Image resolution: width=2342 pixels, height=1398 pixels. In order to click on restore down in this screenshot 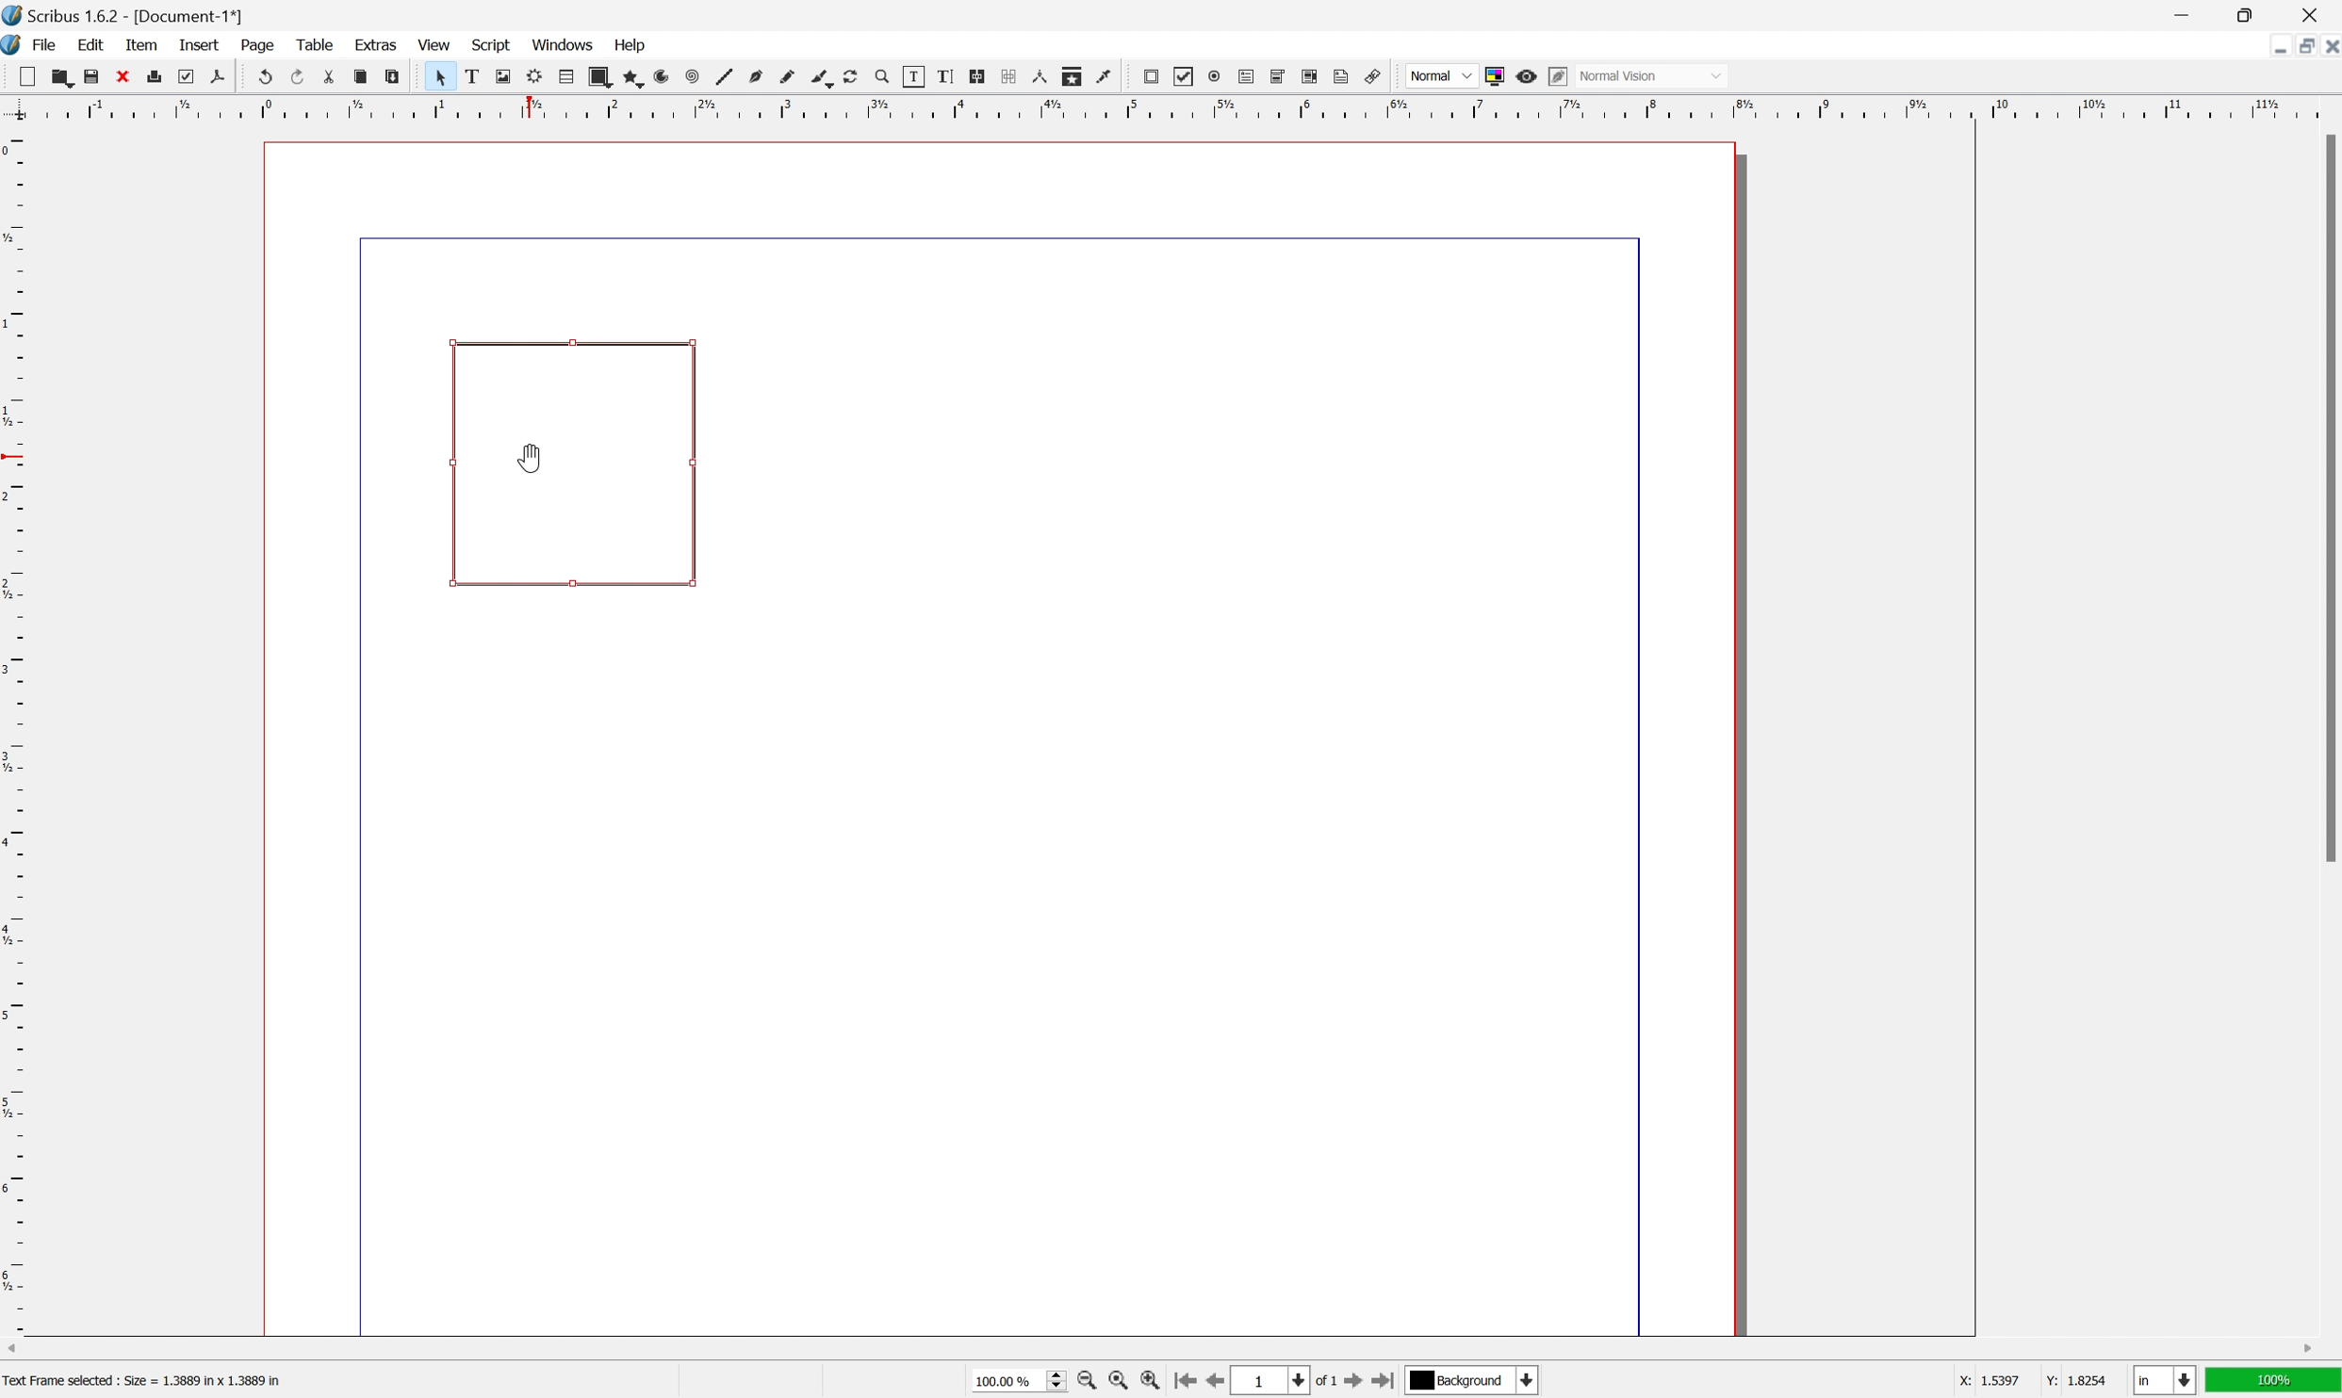, I will do `click(2297, 47)`.